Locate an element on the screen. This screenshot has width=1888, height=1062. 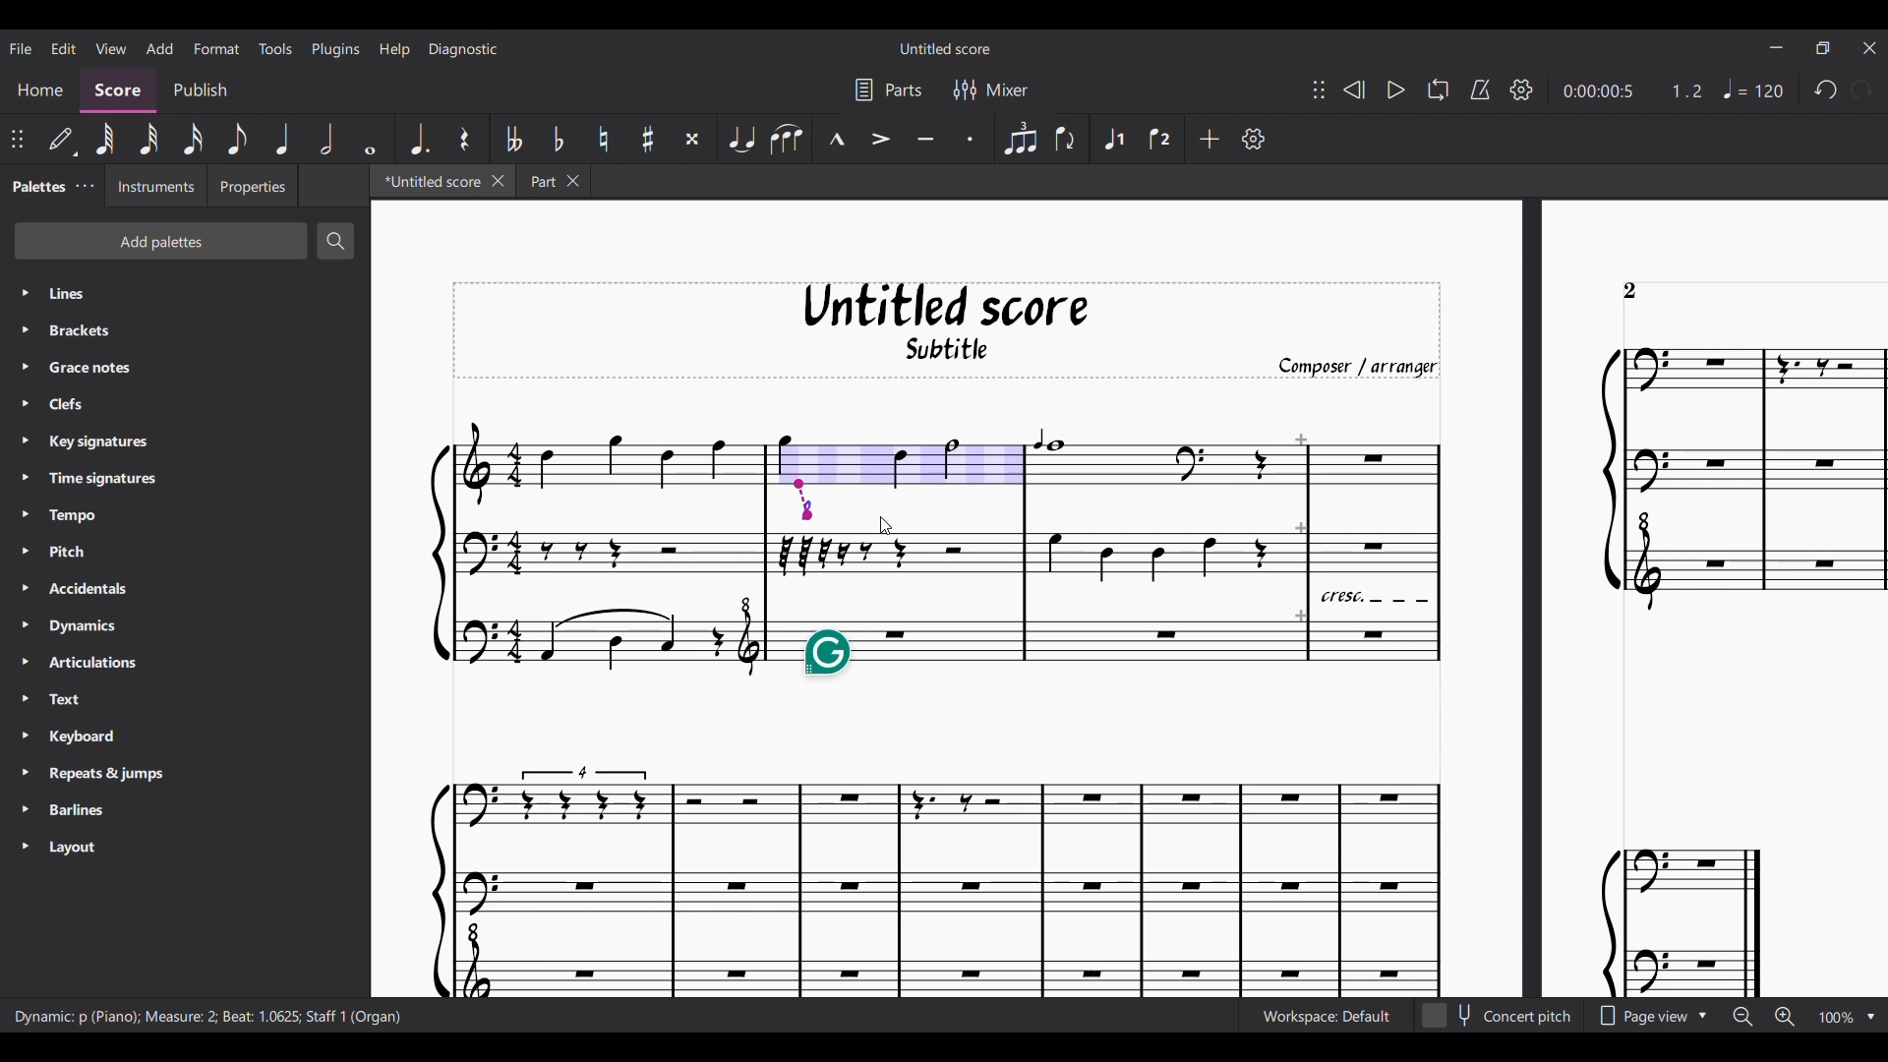
Minimize  is located at coordinates (1777, 47).